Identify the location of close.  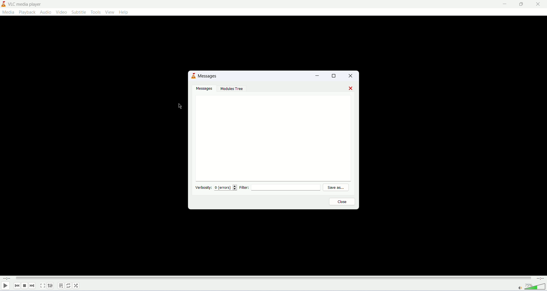
(350, 88).